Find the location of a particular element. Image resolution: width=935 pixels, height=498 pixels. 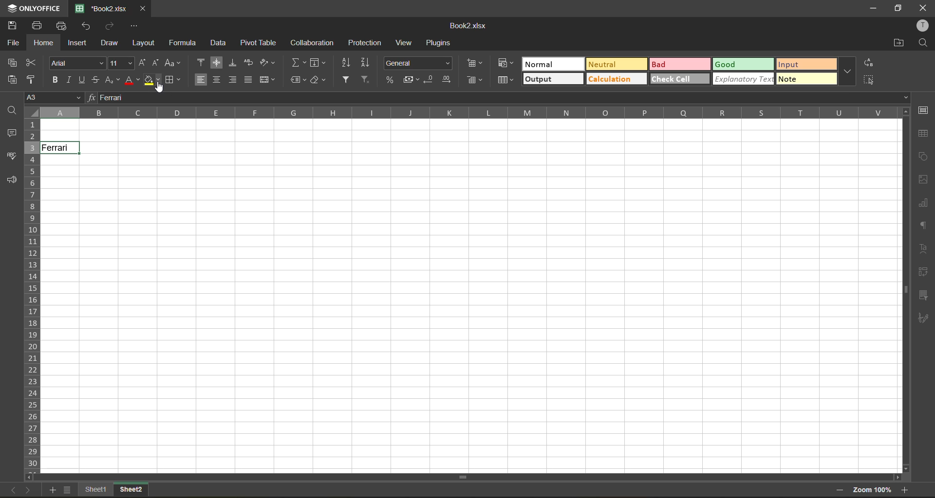

normal is located at coordinates (550, 64).